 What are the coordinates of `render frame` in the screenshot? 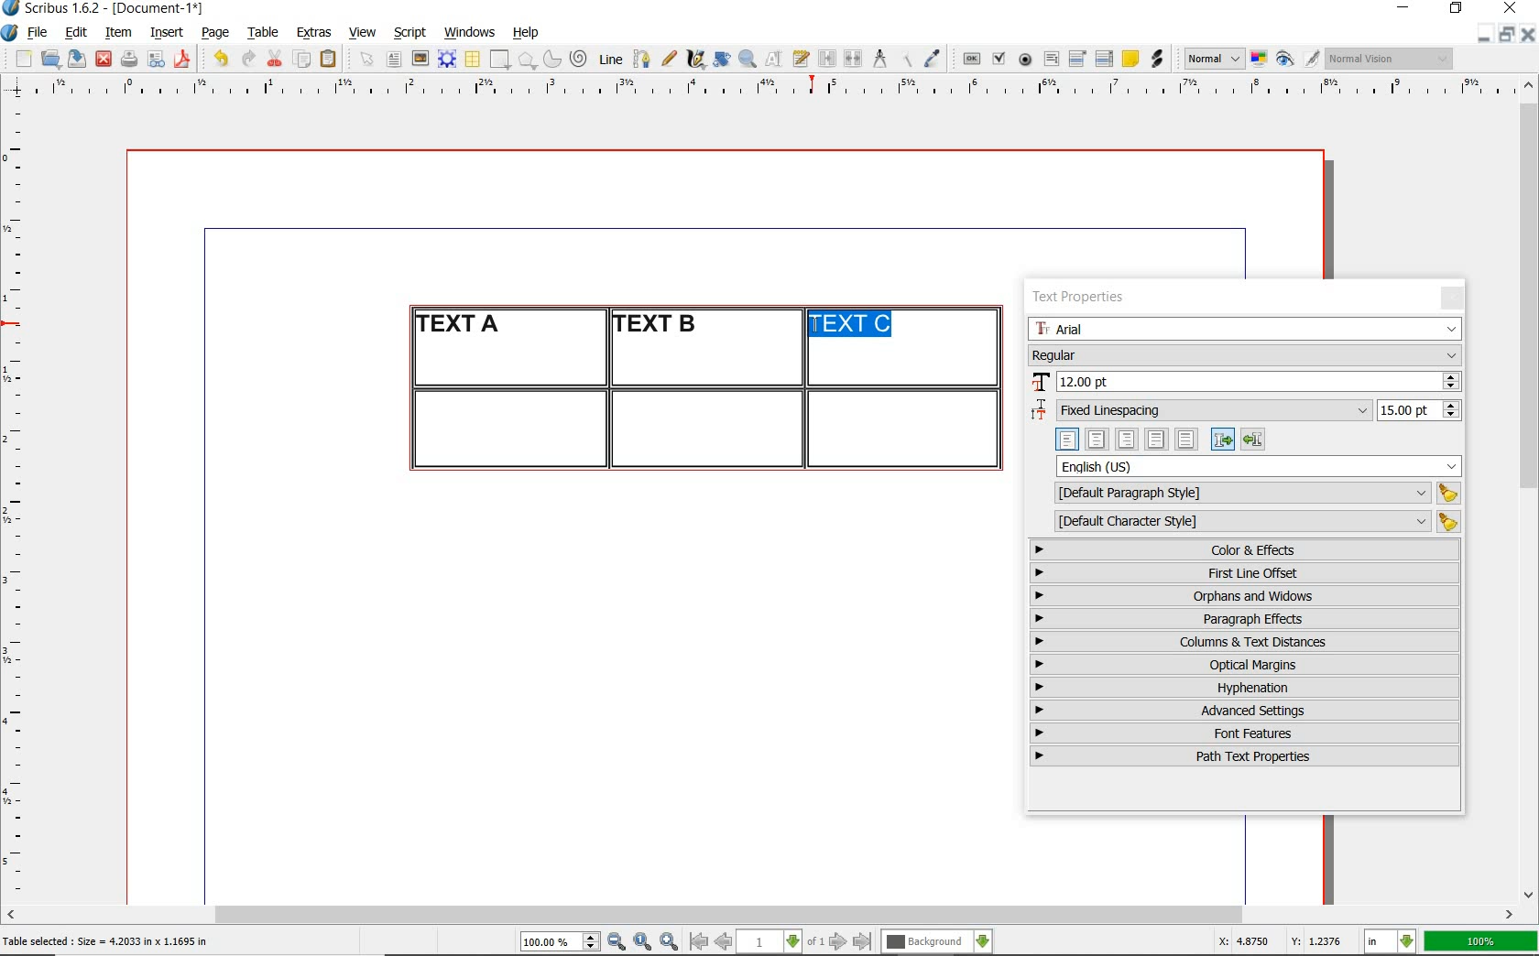 It's located at (447, 60).